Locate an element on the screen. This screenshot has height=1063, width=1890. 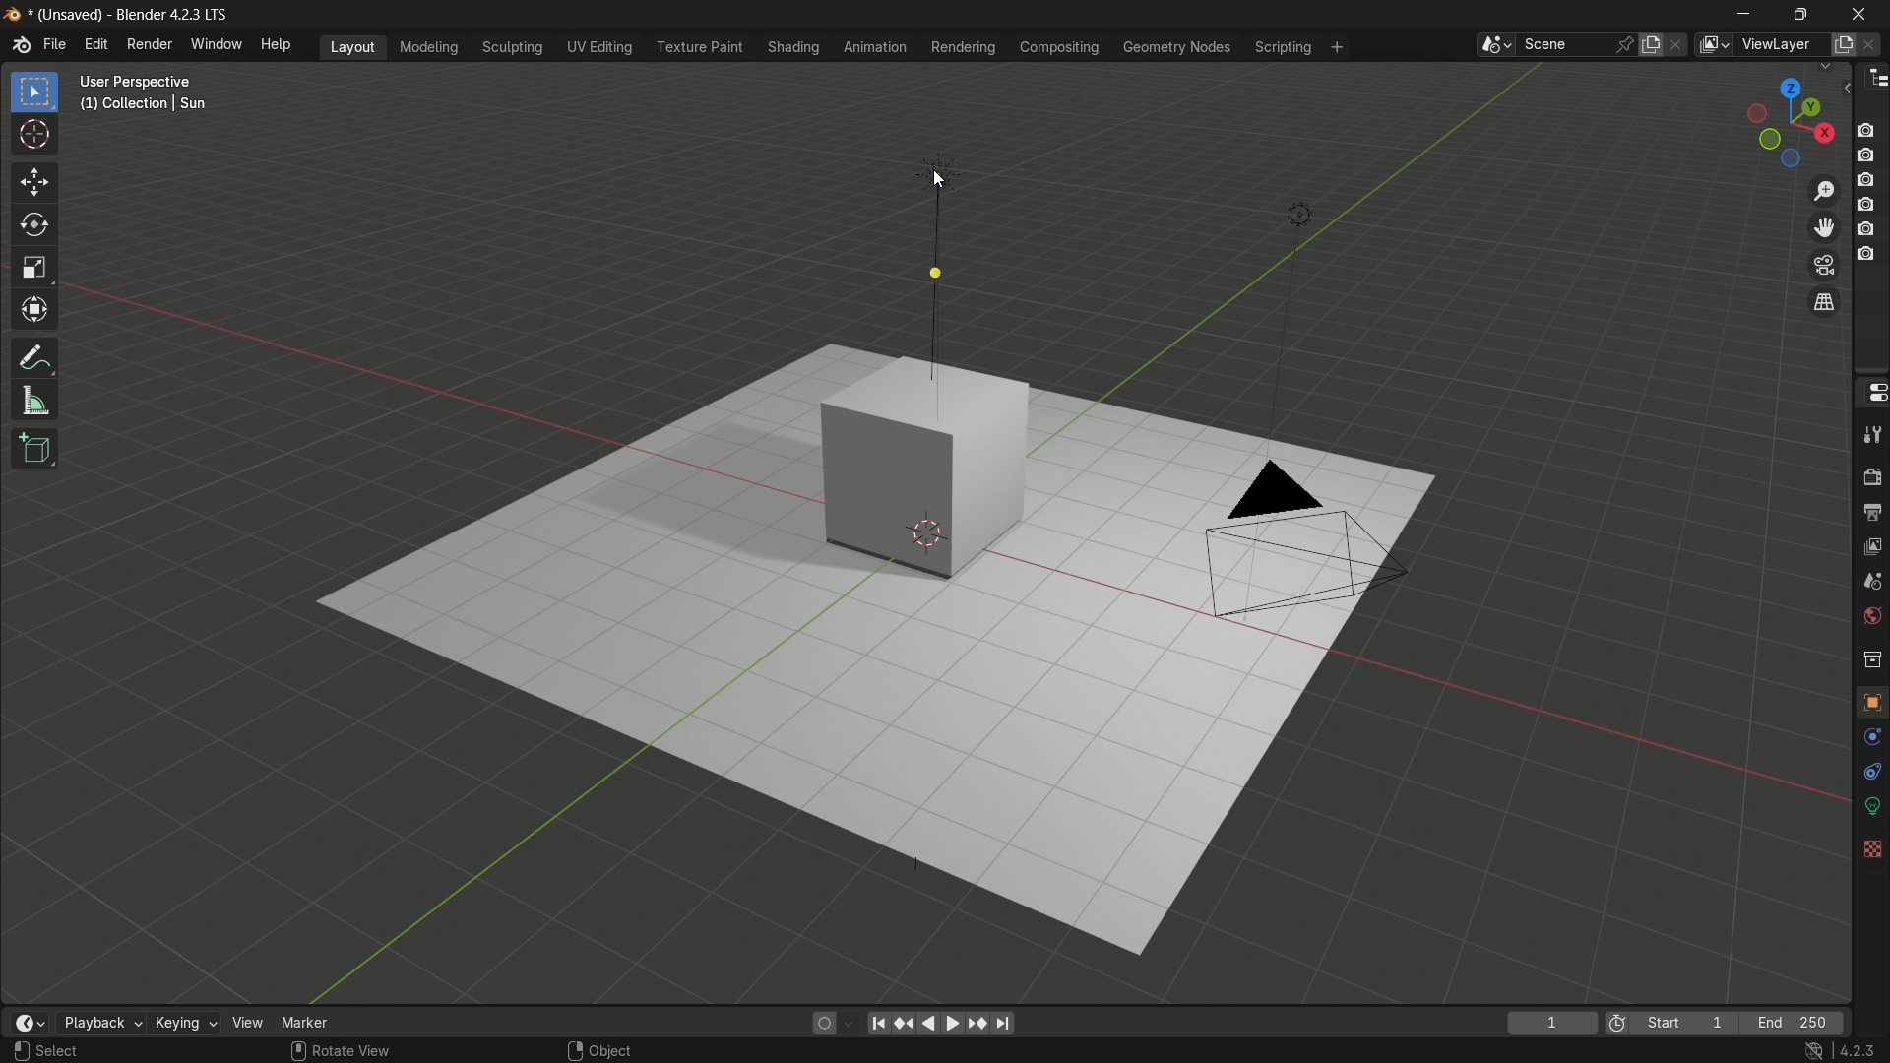
layer 5 is located at coordinates (1865, 229).